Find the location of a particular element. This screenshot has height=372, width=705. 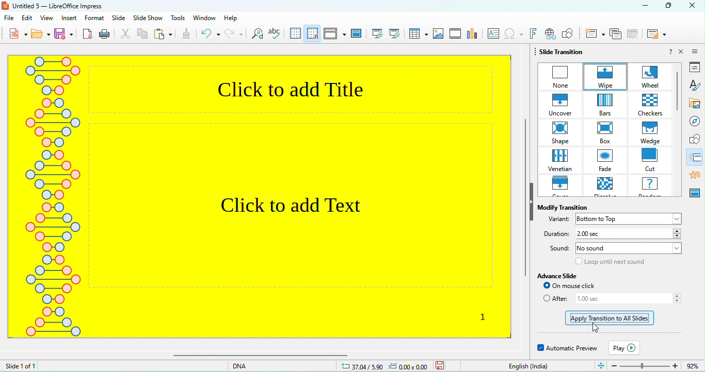

navigator is located at coordinates (692, 119).